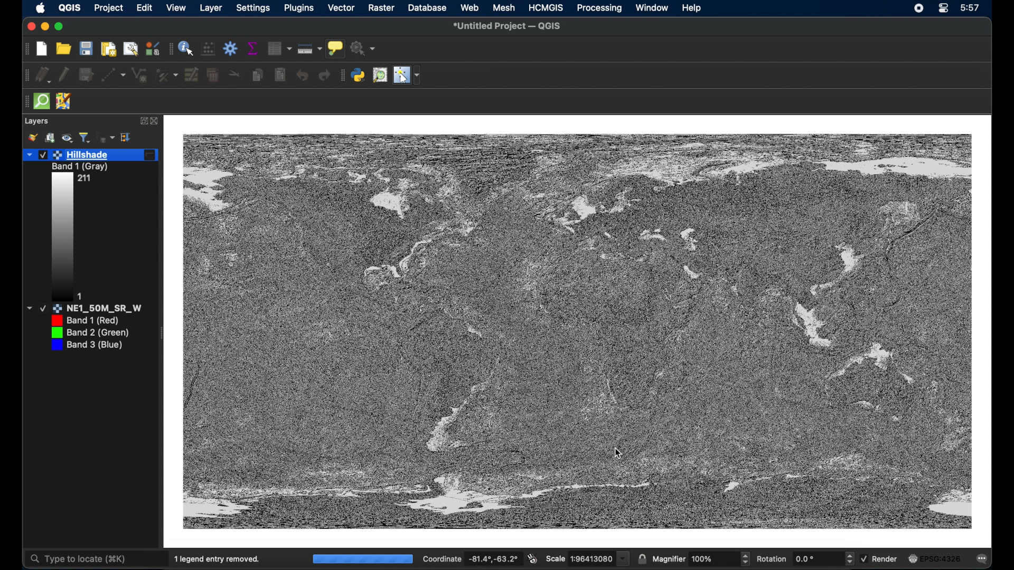  Describe the element at coordinates (32, 138) in the screenshot. I see `styling panel` at that location.